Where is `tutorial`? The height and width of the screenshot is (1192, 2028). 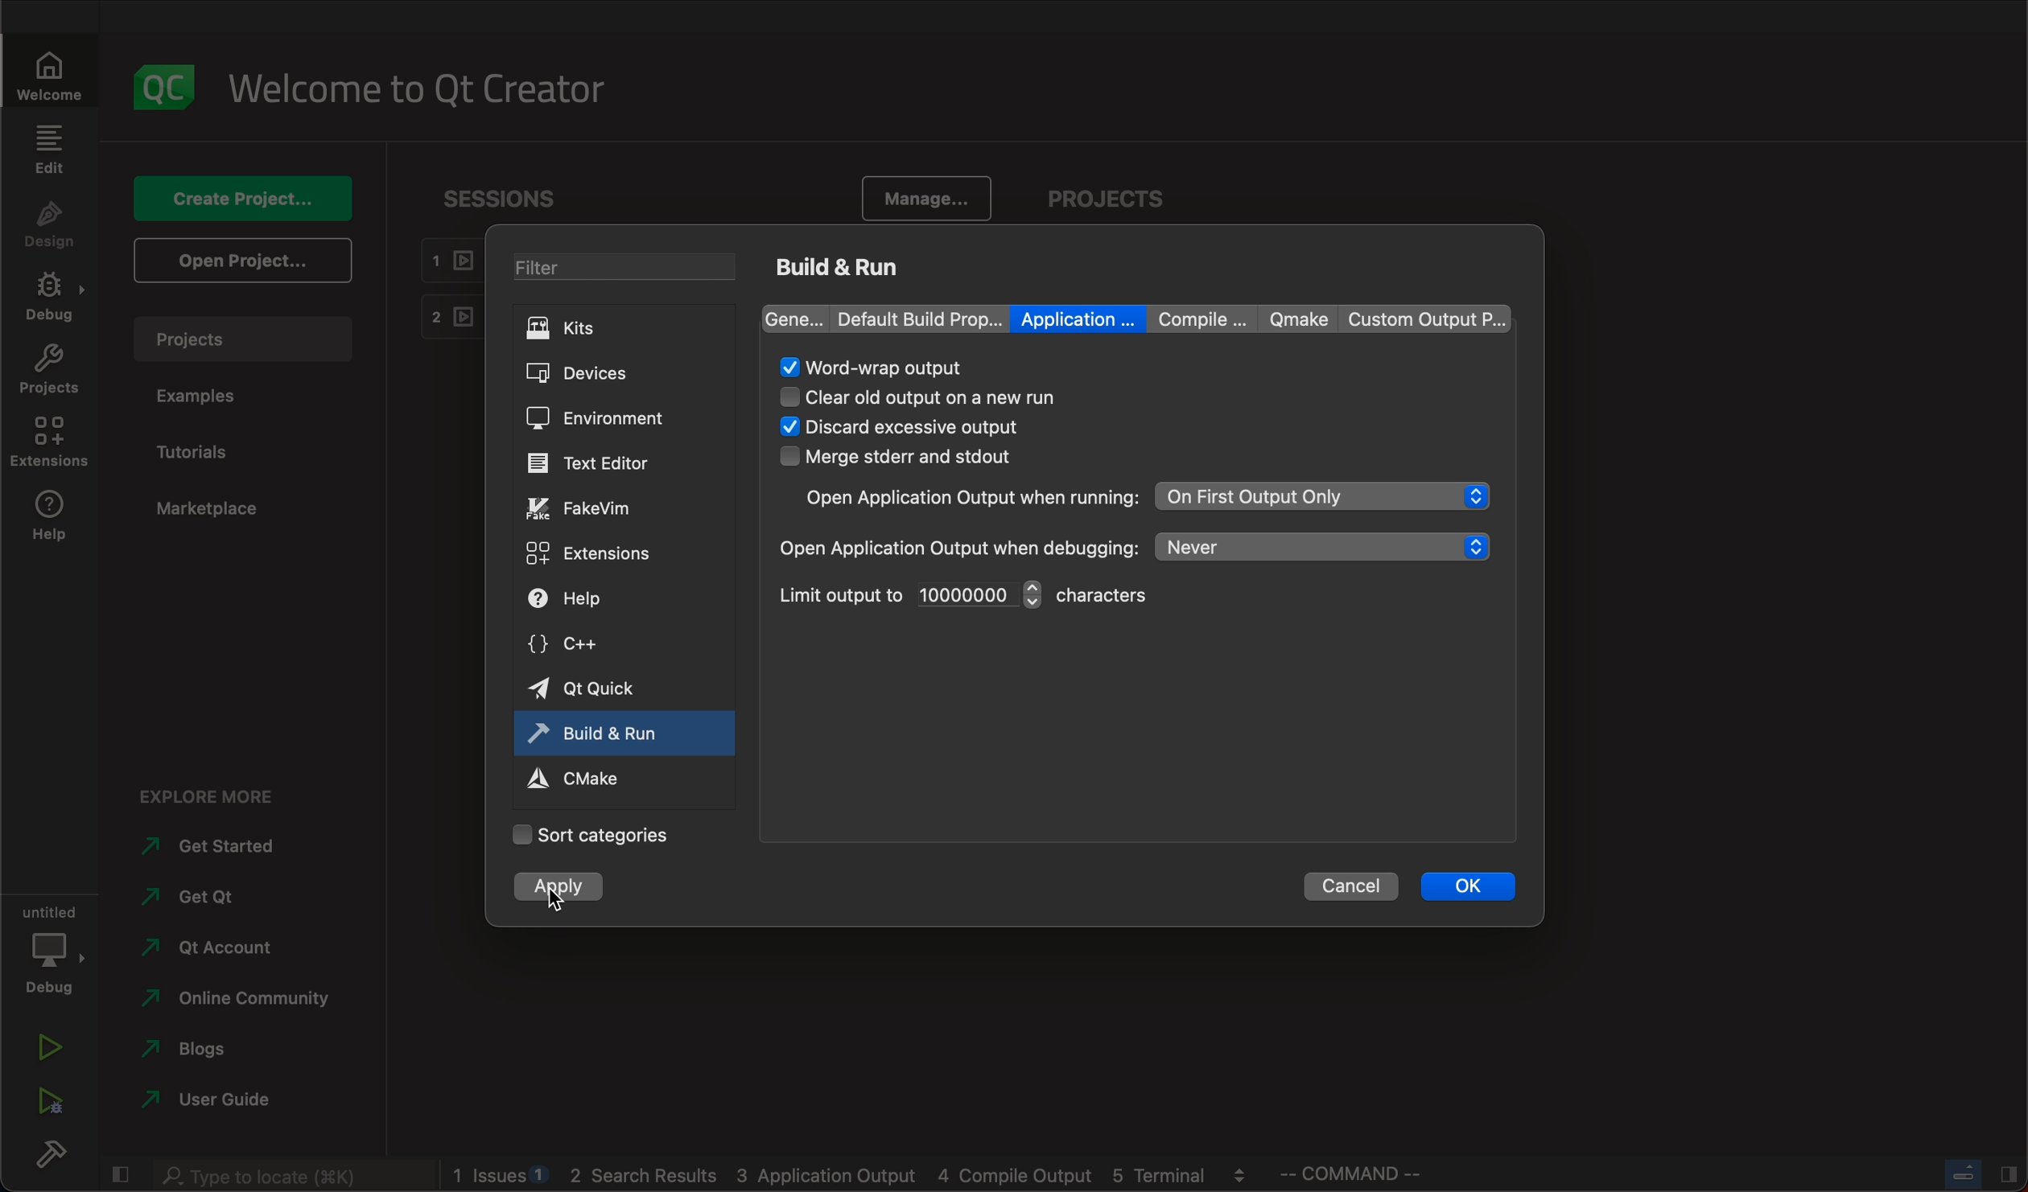
tutorial is located at coordinates (197, 450).